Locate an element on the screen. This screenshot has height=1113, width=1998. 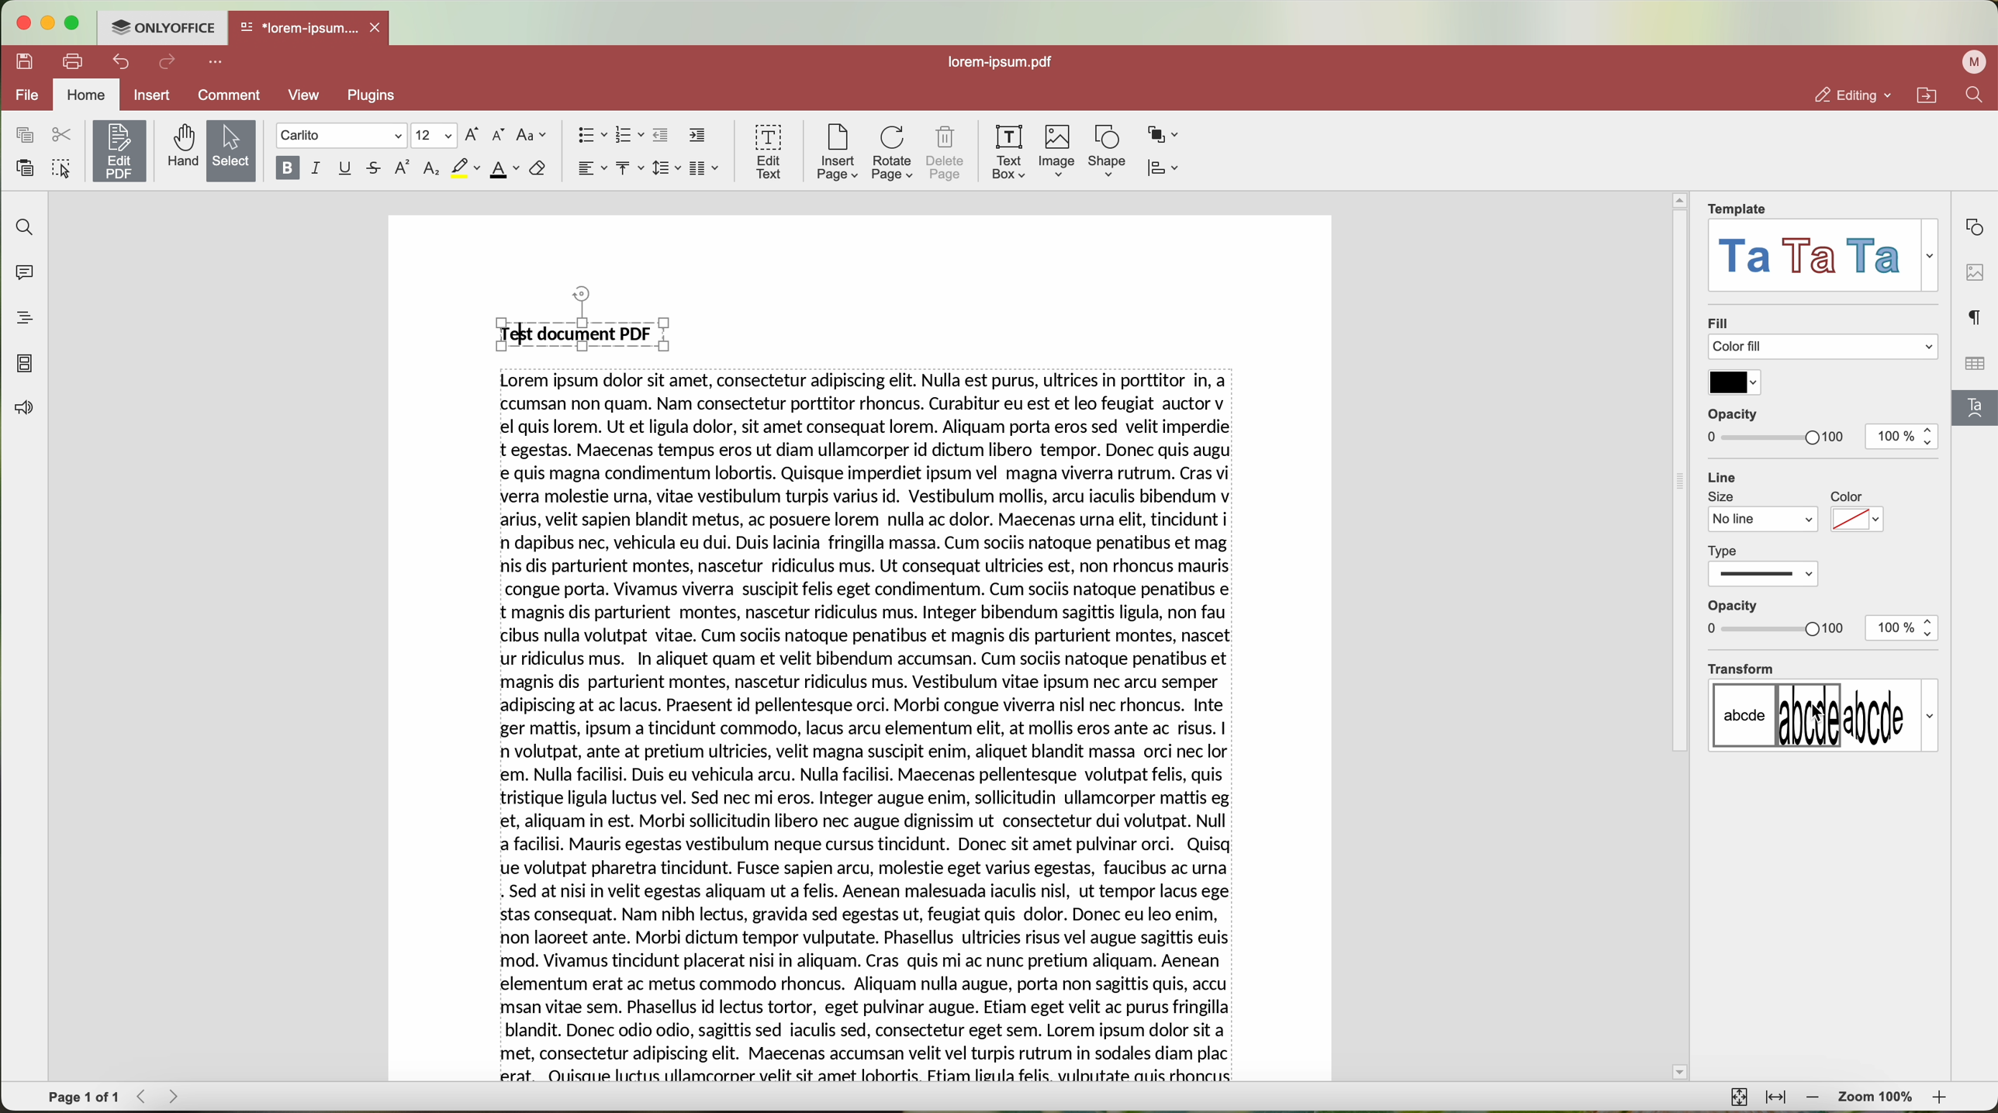
select all is located at coordinates (61, 167).